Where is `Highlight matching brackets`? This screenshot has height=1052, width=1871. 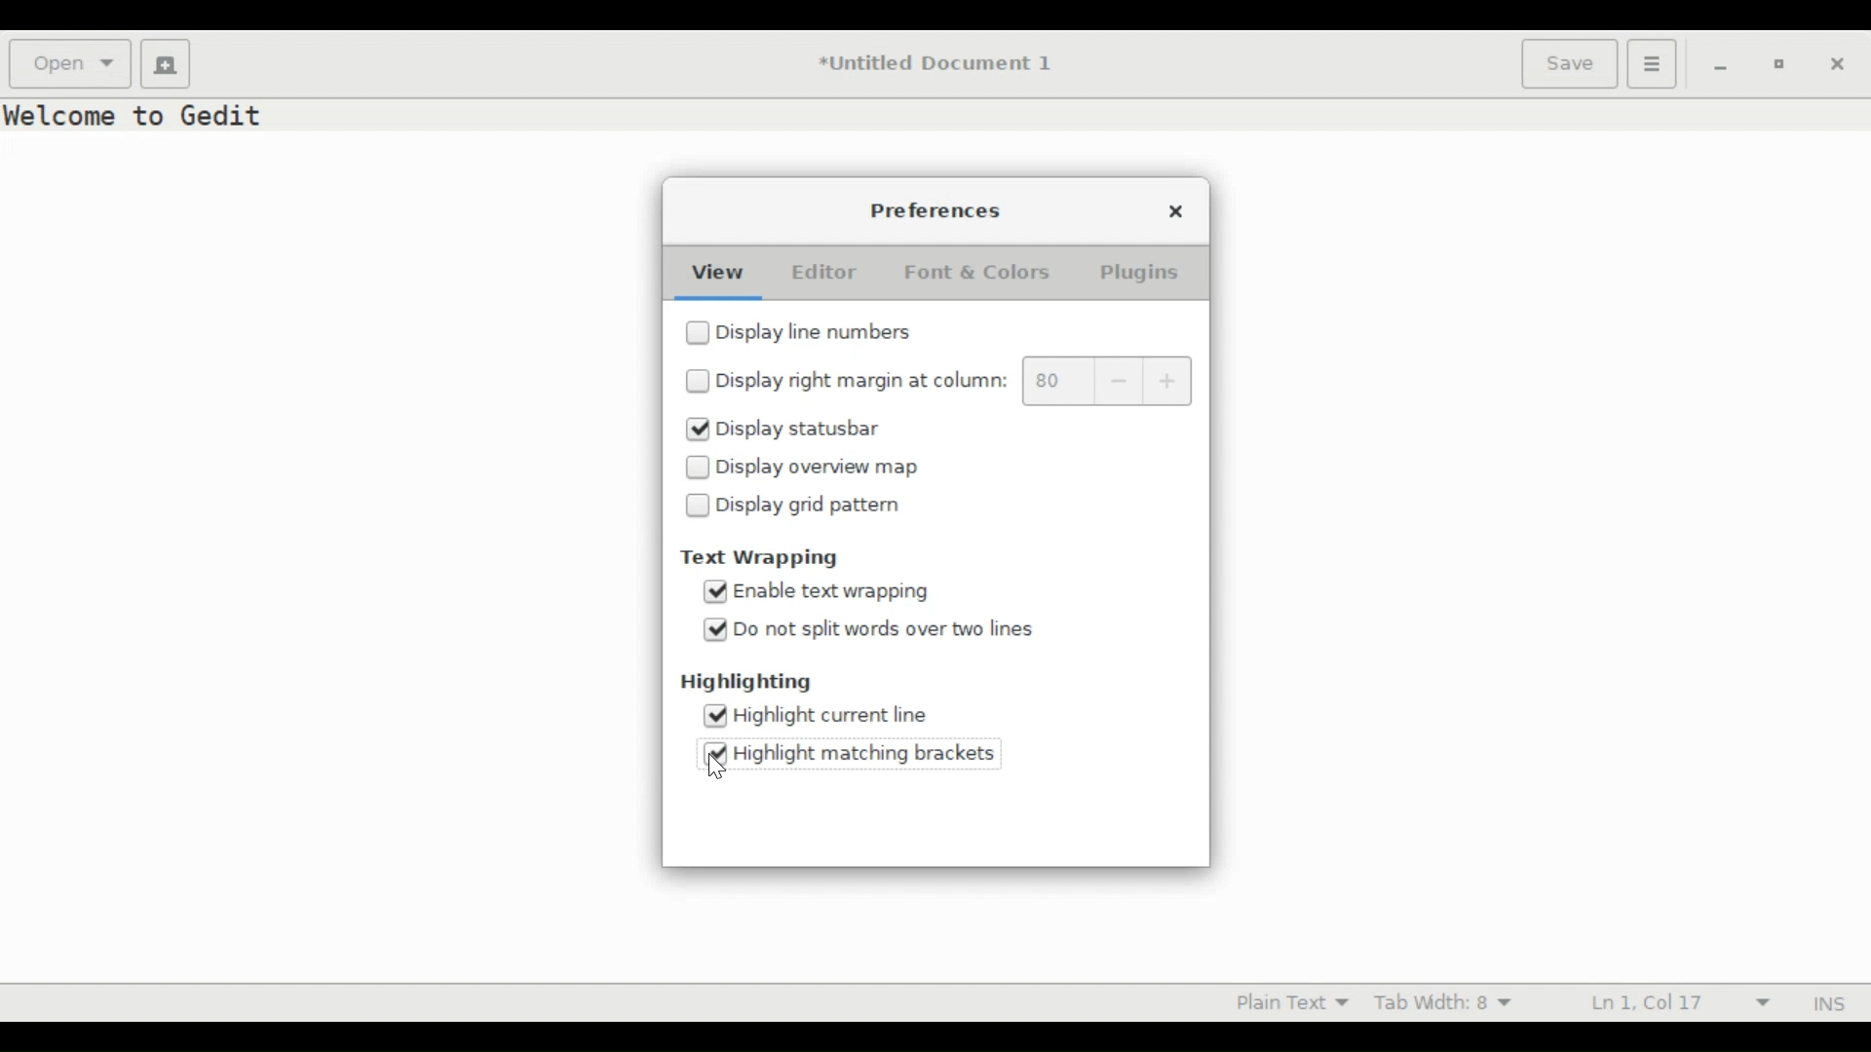
Highlight matching brackets is located at coordinates (869, 751).